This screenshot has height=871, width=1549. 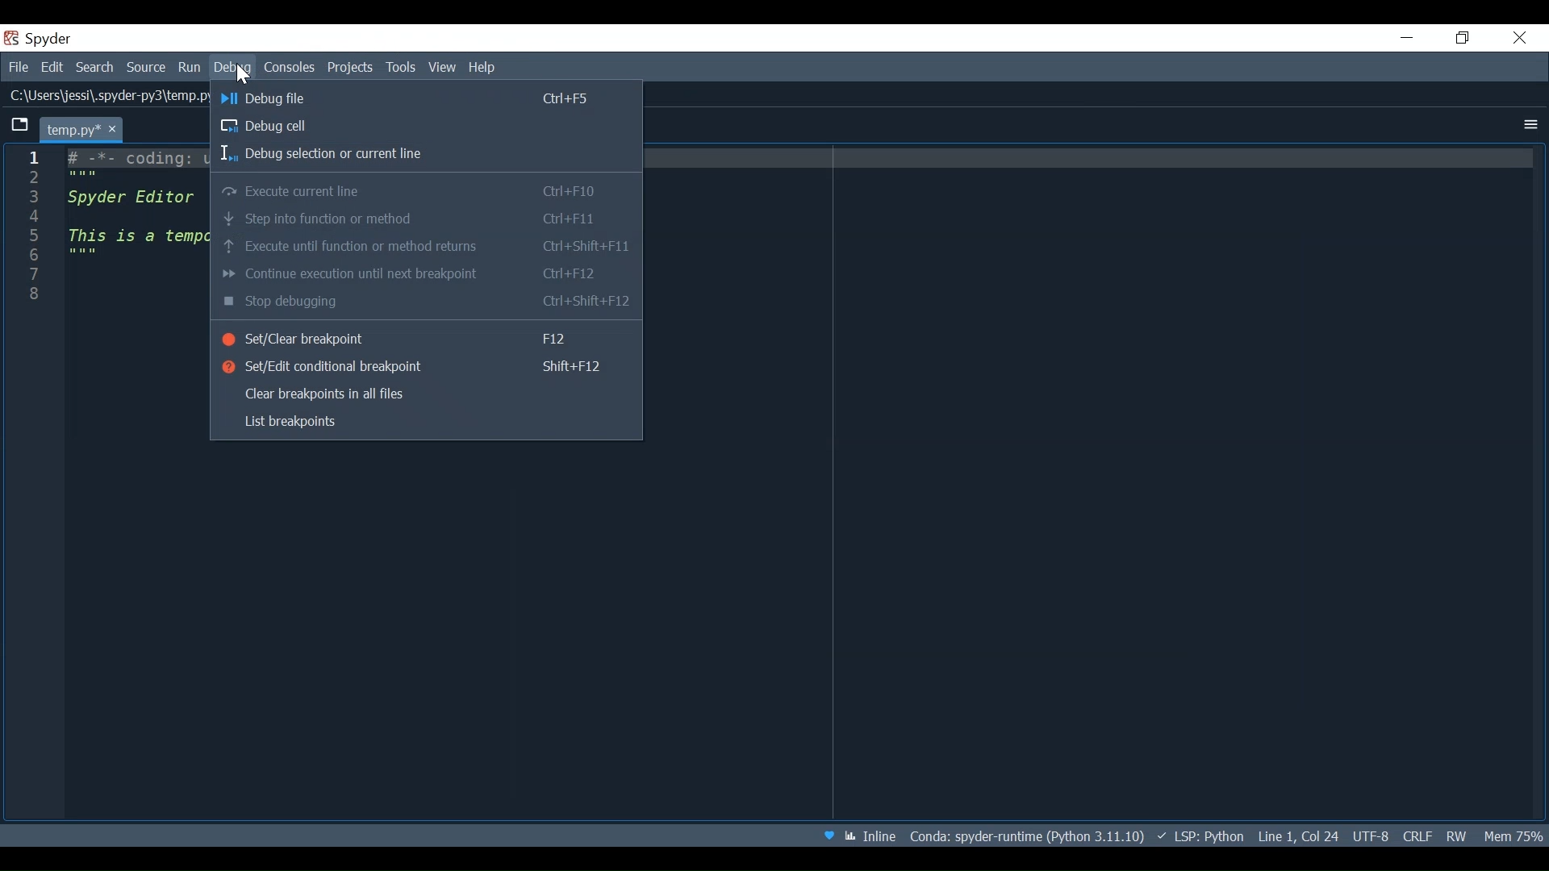 What do you see at coordinates (350, 69) in the screenshot?
I see `Projects` at bounding box center [350, 69].